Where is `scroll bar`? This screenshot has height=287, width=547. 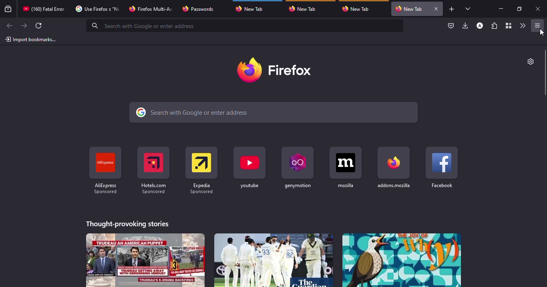
scroll bar is located at coordinates (547, 73).